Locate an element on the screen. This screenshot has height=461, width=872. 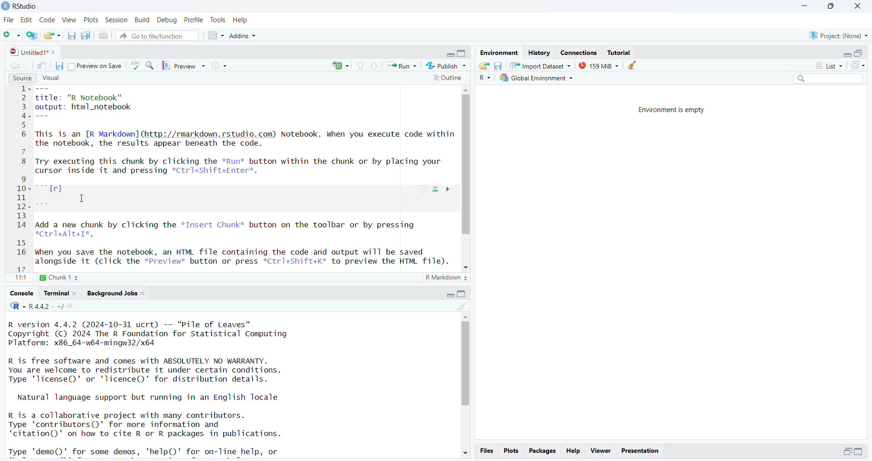
save all open documents is located at coordinates (86, 35).